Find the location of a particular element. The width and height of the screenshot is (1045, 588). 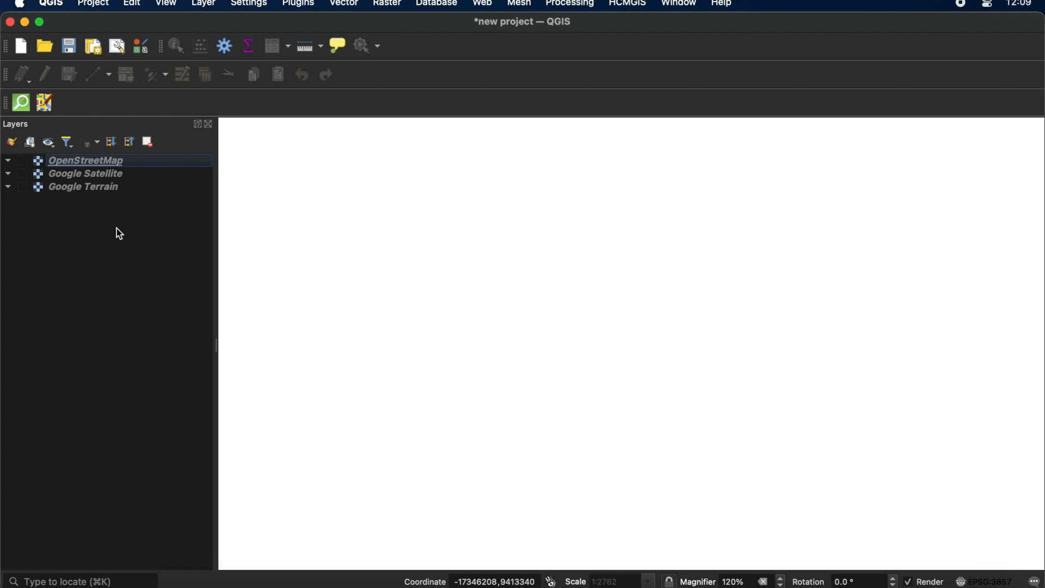

open field calculator is located at coordinates (201, 47).